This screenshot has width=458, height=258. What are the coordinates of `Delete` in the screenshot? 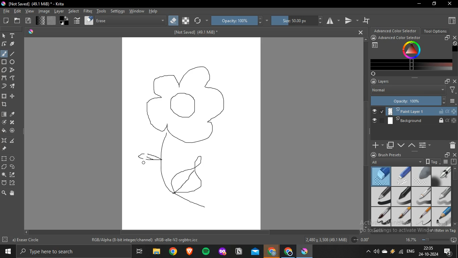 It's located at (451, 145).